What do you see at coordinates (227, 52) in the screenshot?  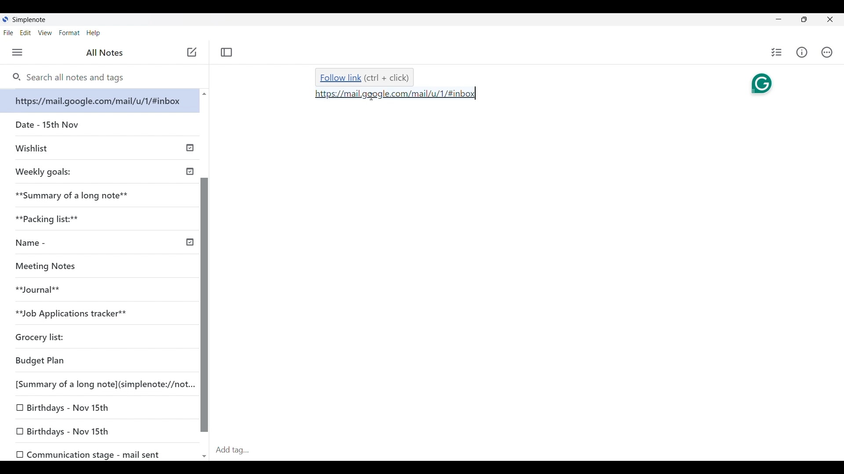 I see `Toggle focus mode` at bounding box center [227, 52].